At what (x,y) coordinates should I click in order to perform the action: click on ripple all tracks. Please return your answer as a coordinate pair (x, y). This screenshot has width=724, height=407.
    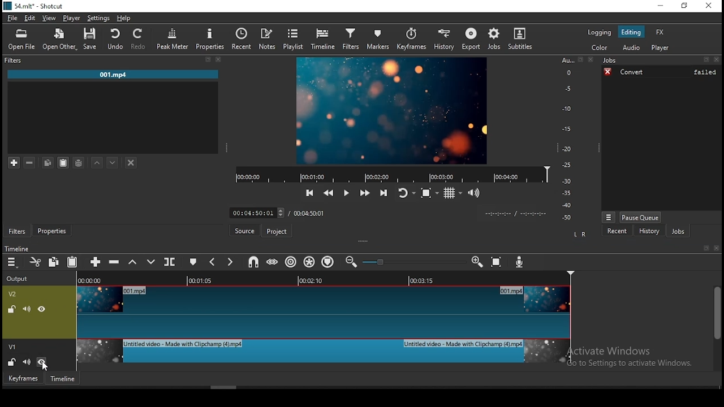
    Looking at the image, I should click on (309, 263).